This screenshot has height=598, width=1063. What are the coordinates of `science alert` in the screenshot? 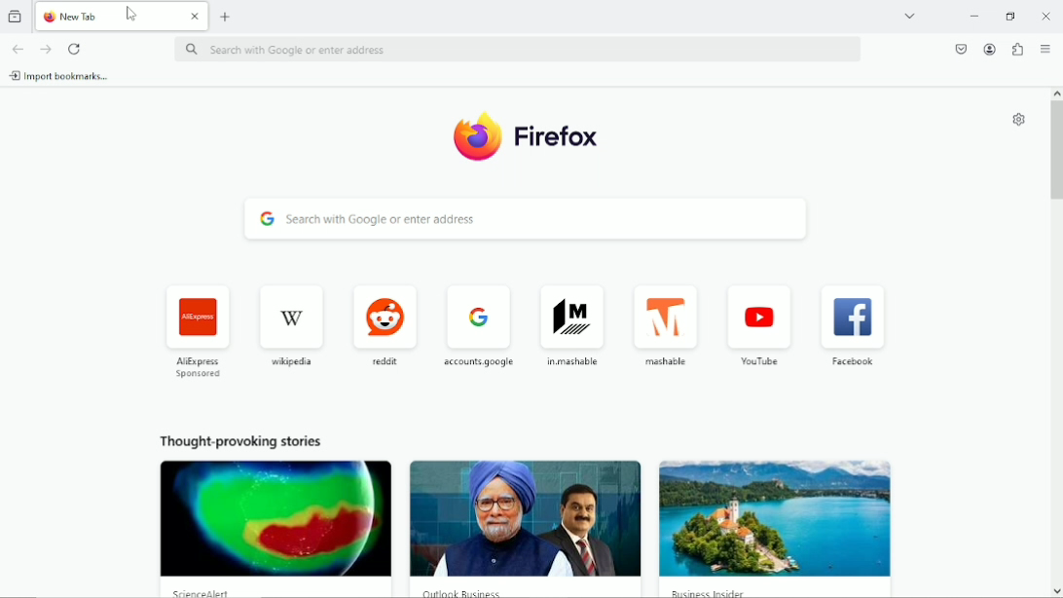 It's located at (204, 593).